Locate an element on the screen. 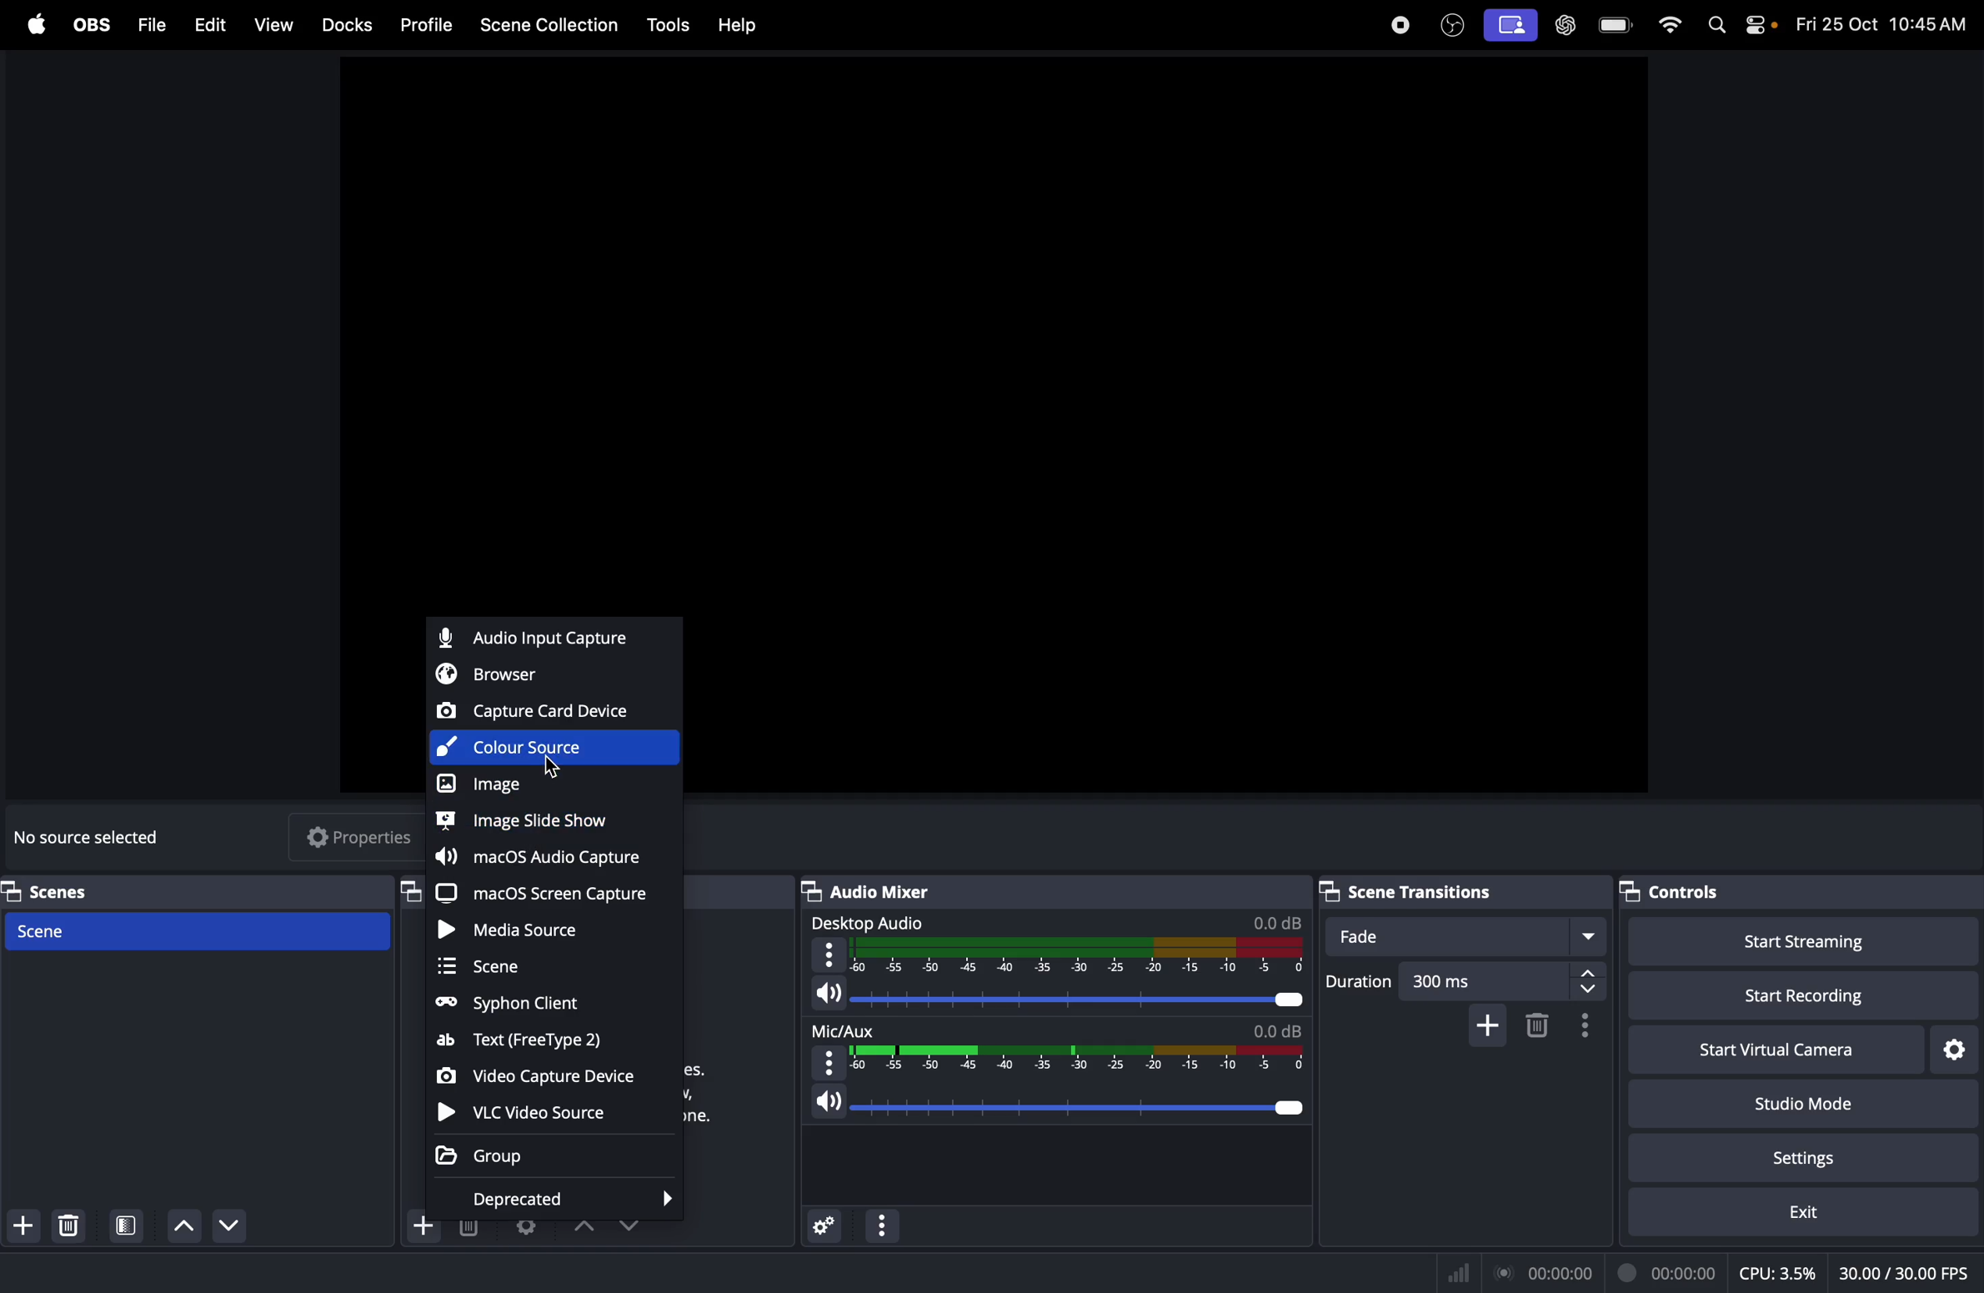 Image resolution: width=1984 pixels, height=1293 pixels. macOS screen capture is located at coordinates (543, 891).